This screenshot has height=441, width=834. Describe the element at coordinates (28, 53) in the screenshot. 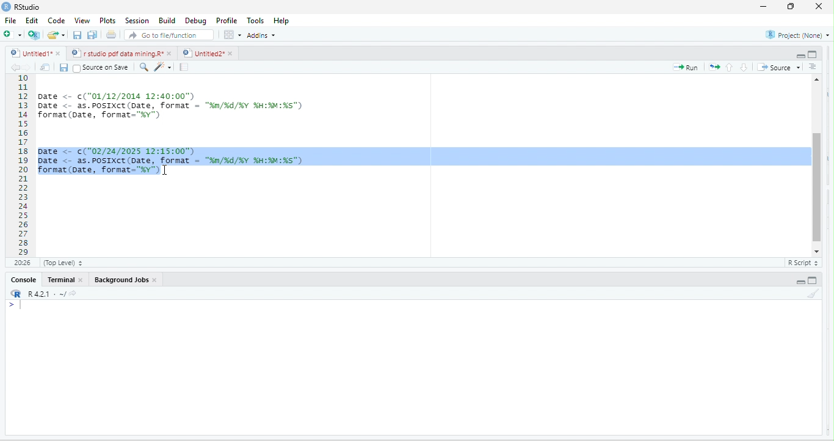

I see ` Untitled1` at that location.